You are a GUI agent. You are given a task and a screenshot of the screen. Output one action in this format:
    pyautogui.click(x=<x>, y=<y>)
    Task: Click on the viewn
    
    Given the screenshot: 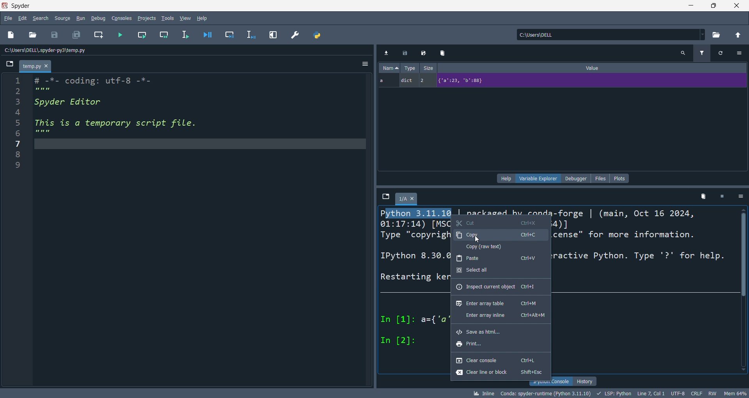 What is the action you would take?
    pyautogui.click(x=186, y=18)
    